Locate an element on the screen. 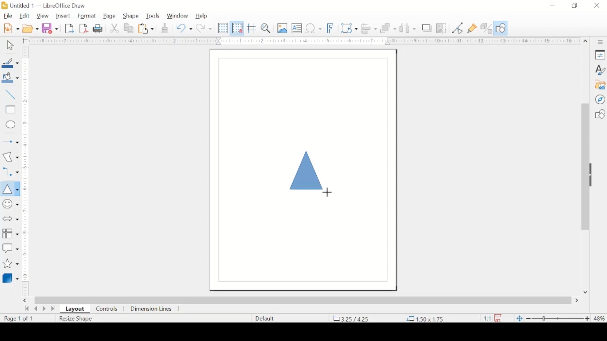 Image resolution: width=607 pixels, height=341 pixels. navigator is located at coordinates (600, 99).